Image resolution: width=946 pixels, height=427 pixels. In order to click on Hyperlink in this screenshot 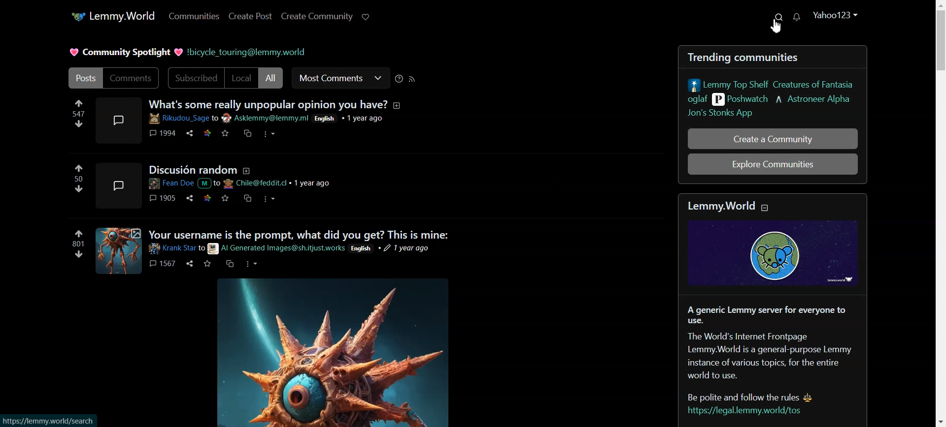, I will do `click(253, 52)`.